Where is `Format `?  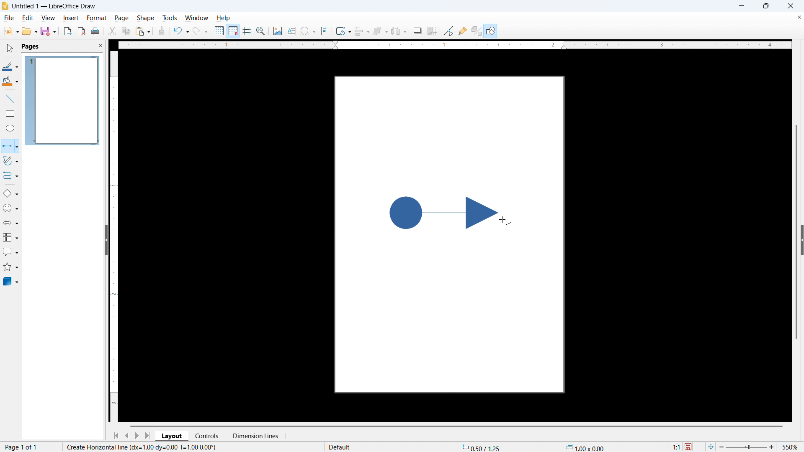
Format  is located at coordinates (96, 18).